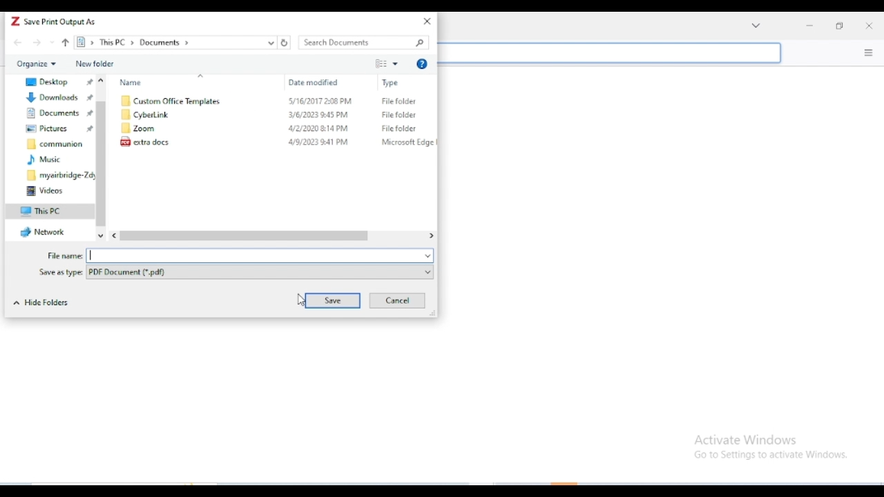 This screenshot has width=884, height=497. Describe the element at coordinates (65, 257) in the screenshot. I see `File name:` at that location.